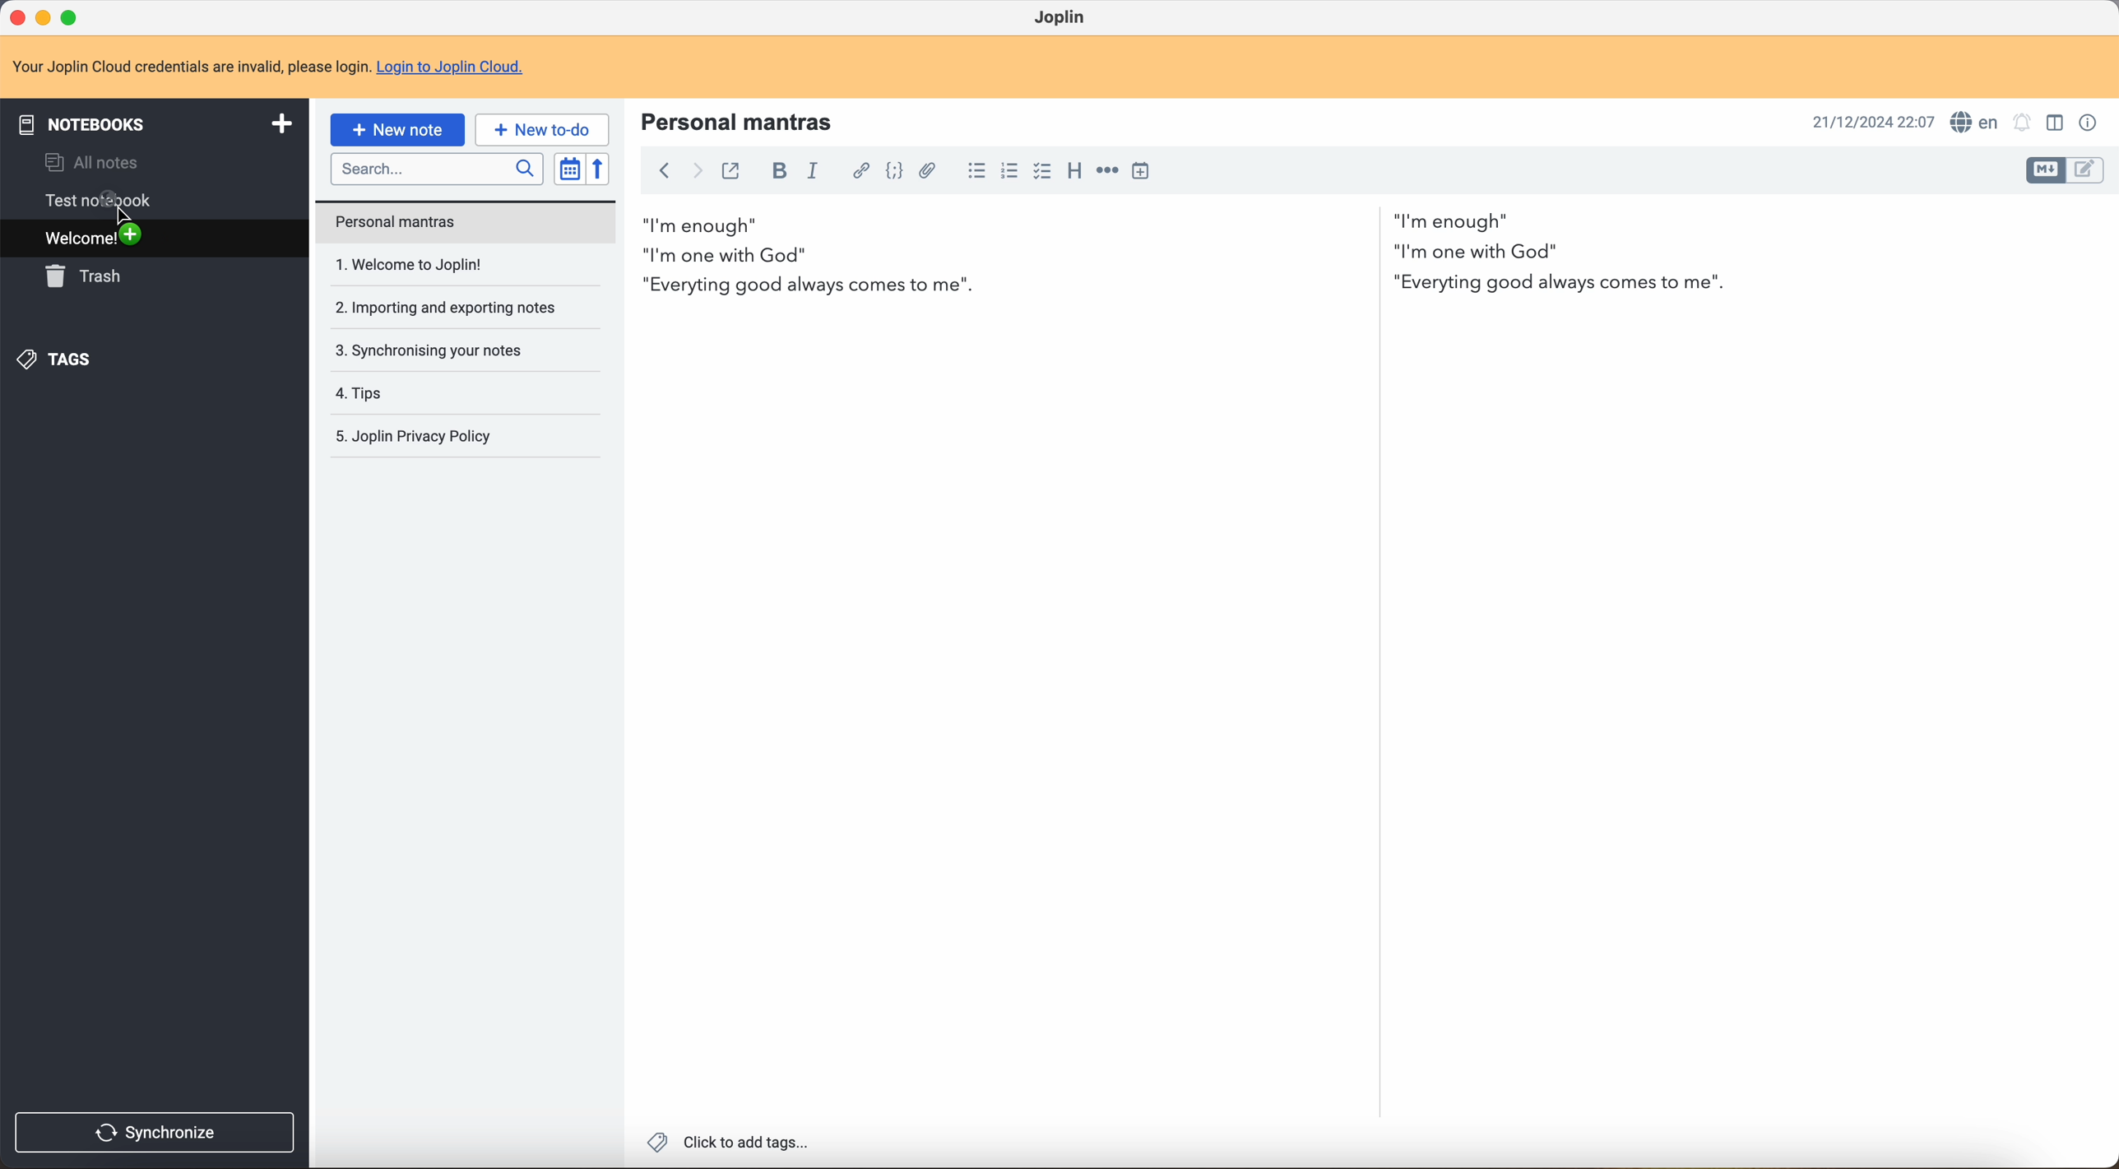 This screenshot has height=1169, width=2119. What do you see at coordinates (1870, 122) in the screenshot?
I see `date and hour` at bounding box center [1870, 122].